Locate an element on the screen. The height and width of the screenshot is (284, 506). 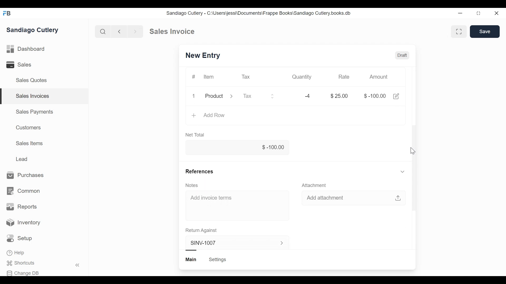
$25.00 is located at coordinates (339, 96).